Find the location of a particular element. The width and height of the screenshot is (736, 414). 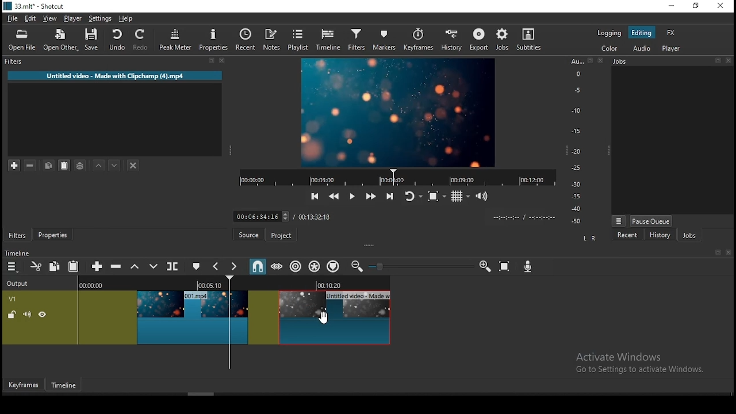

Jobs is located at coordinates (624, 63).